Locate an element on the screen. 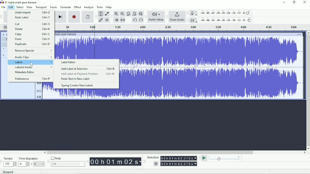  Redo is located at coordinates (141, 20).